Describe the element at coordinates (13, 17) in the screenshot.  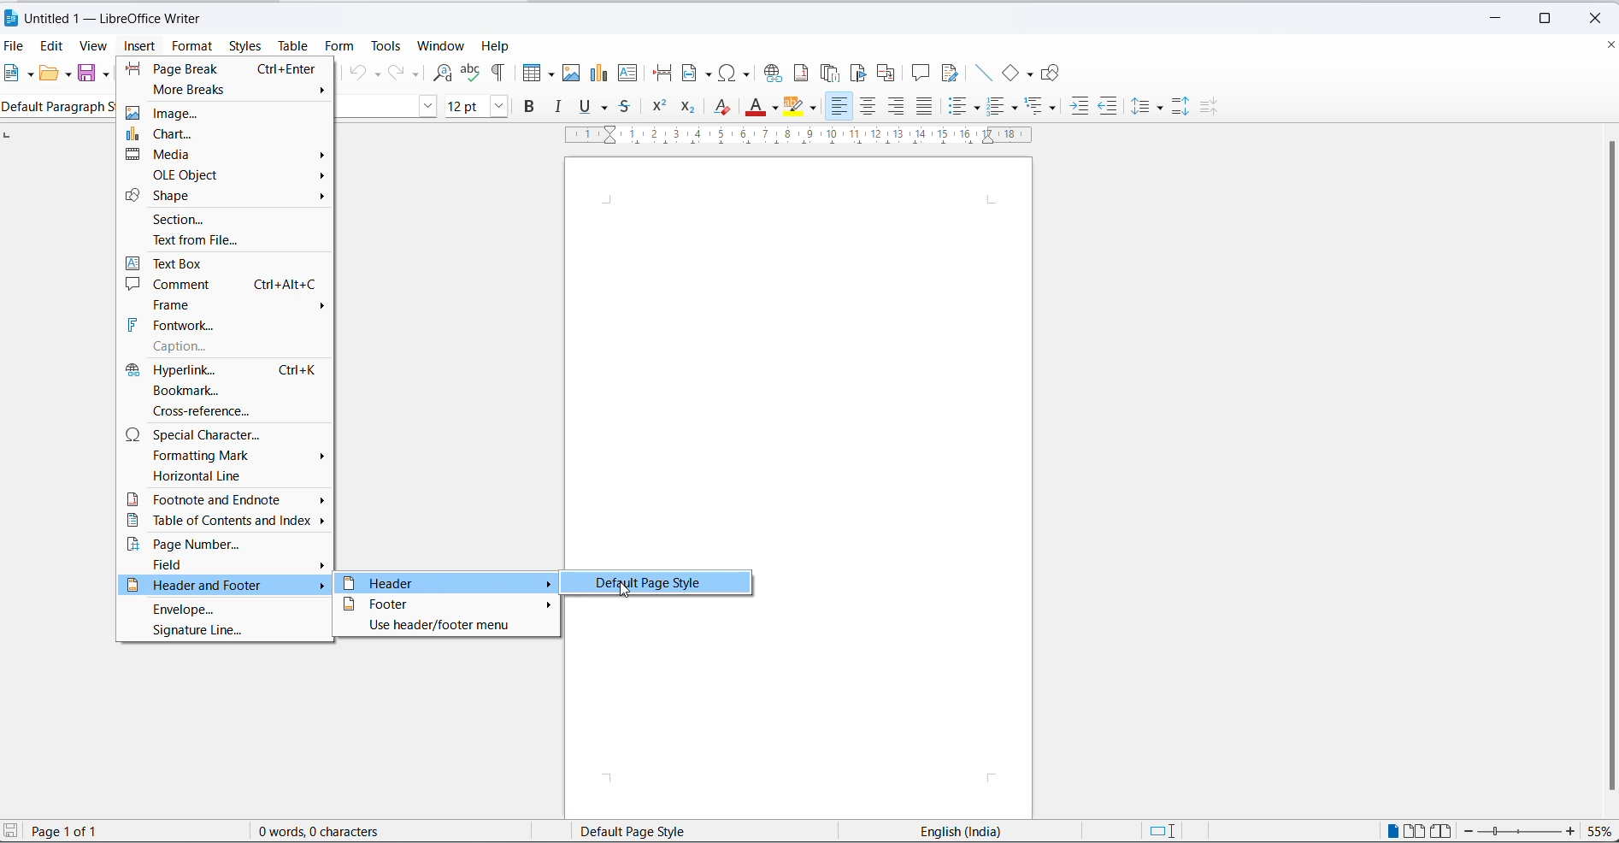
I see `LibreOffice Icon` at that location.